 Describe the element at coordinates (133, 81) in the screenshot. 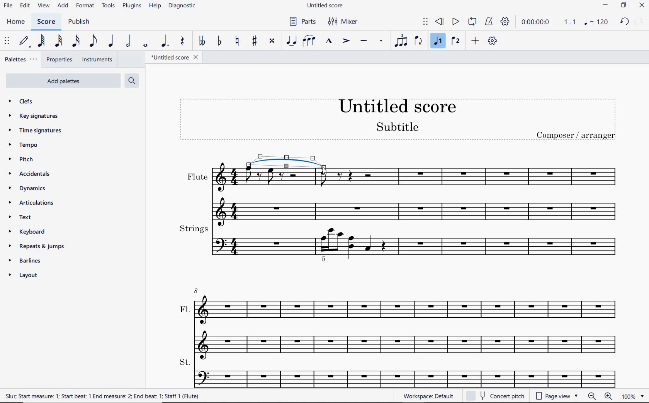

I see `search palettes` at that location.